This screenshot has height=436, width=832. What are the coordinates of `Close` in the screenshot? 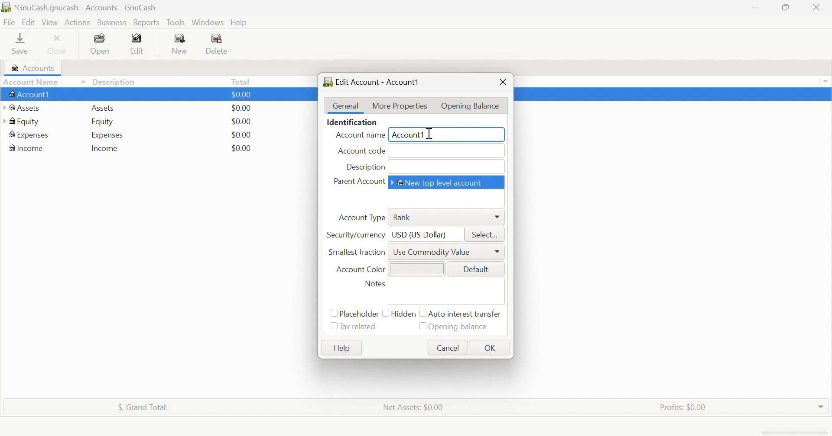 It's located at (502, 81).